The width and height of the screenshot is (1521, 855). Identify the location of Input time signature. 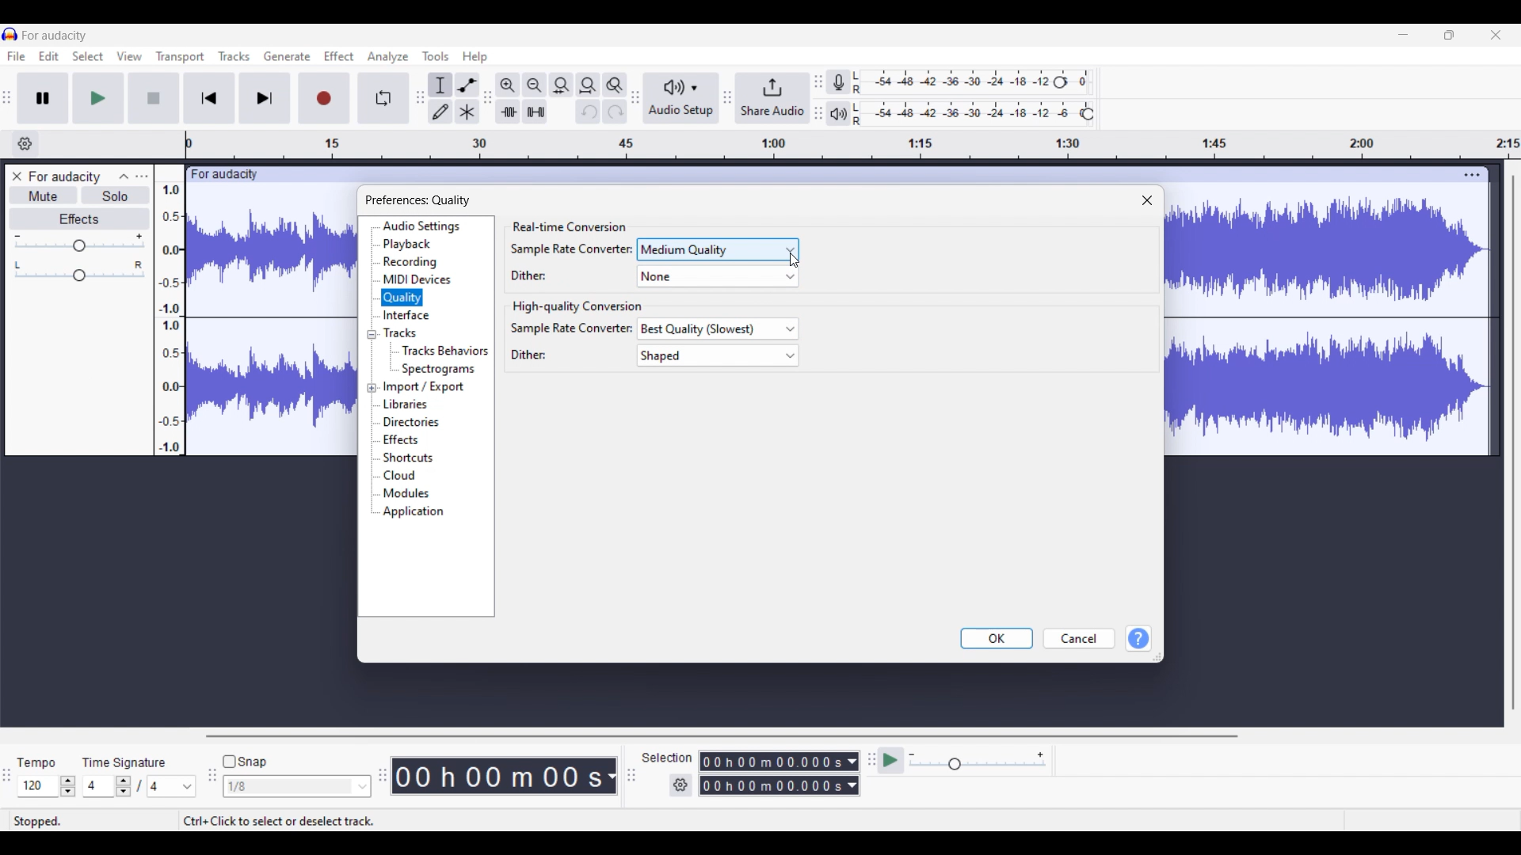
(98, 786).